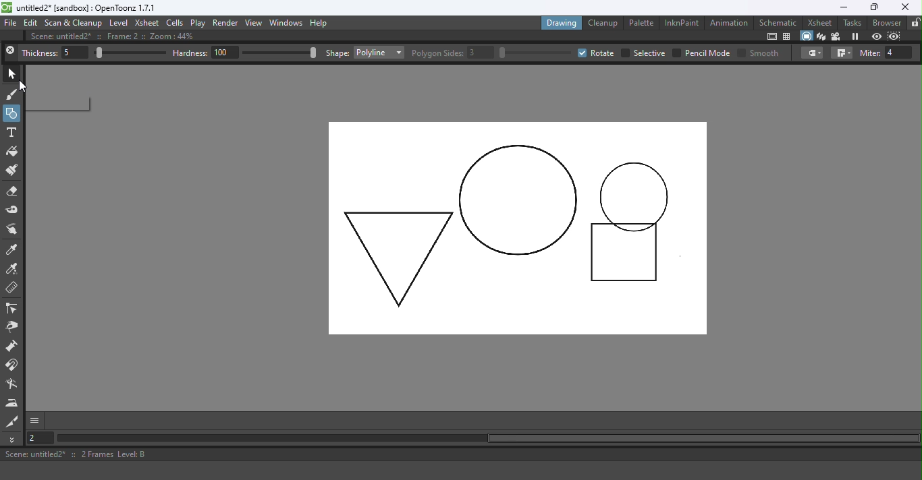 This screenshot has height=480, width=922. Describe the element at coordinates (118, 24) in the screenshot. I see `Level` at that location.